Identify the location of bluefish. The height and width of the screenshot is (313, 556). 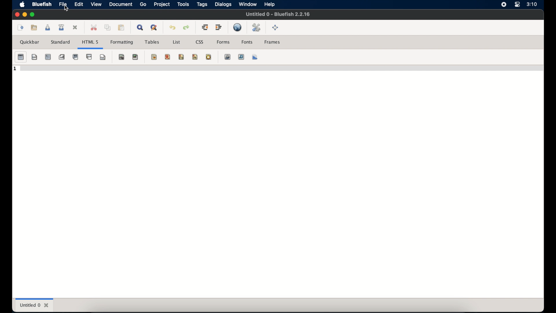
(41, 4).